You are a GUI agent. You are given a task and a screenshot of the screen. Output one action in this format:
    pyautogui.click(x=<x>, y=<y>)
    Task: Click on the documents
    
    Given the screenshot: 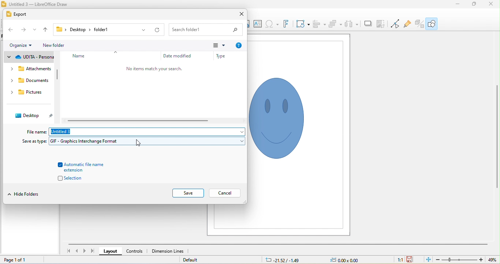 What is the action you would take?
    pyautogui.click(x=35, y=80)
    